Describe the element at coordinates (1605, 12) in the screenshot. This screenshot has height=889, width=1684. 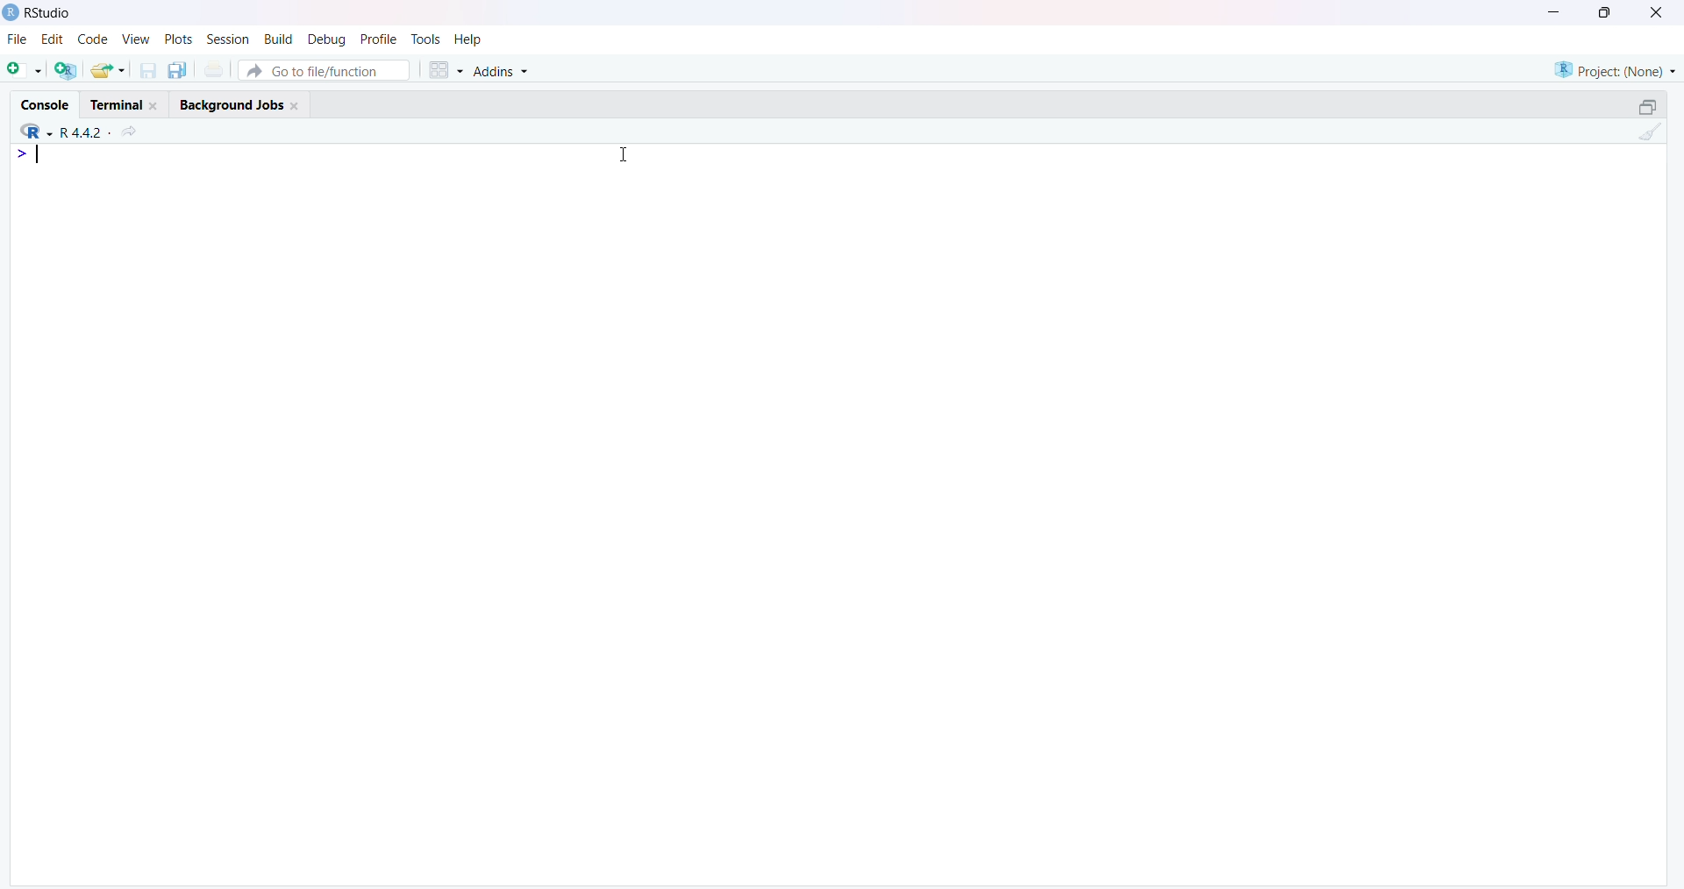
I see `Maximize` at that location.